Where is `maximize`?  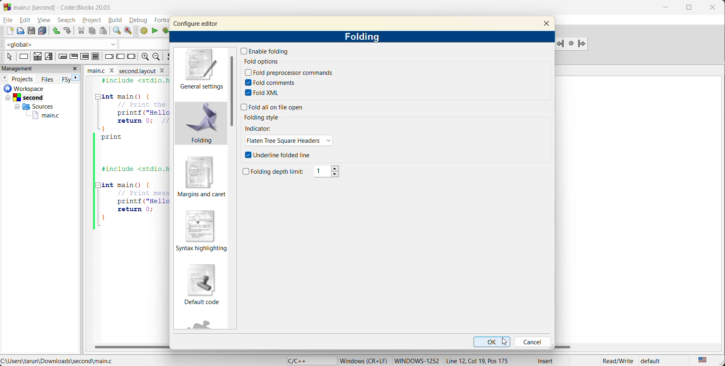
maximize is located at coordinates (689, 9).